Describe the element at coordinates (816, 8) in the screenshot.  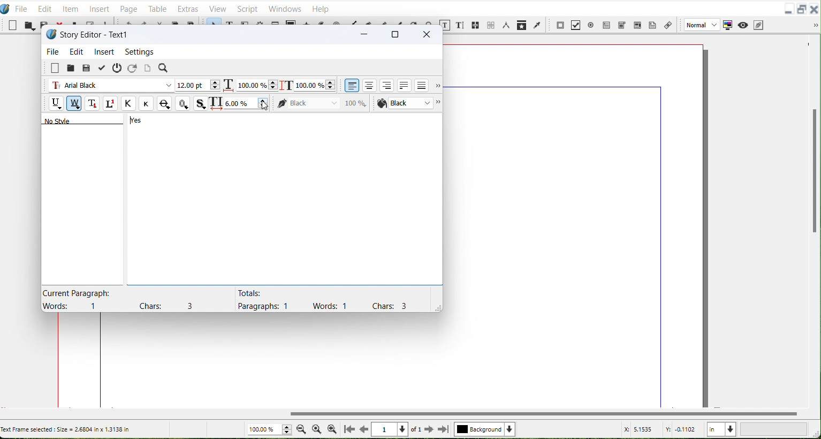
I see `Close` at that location.